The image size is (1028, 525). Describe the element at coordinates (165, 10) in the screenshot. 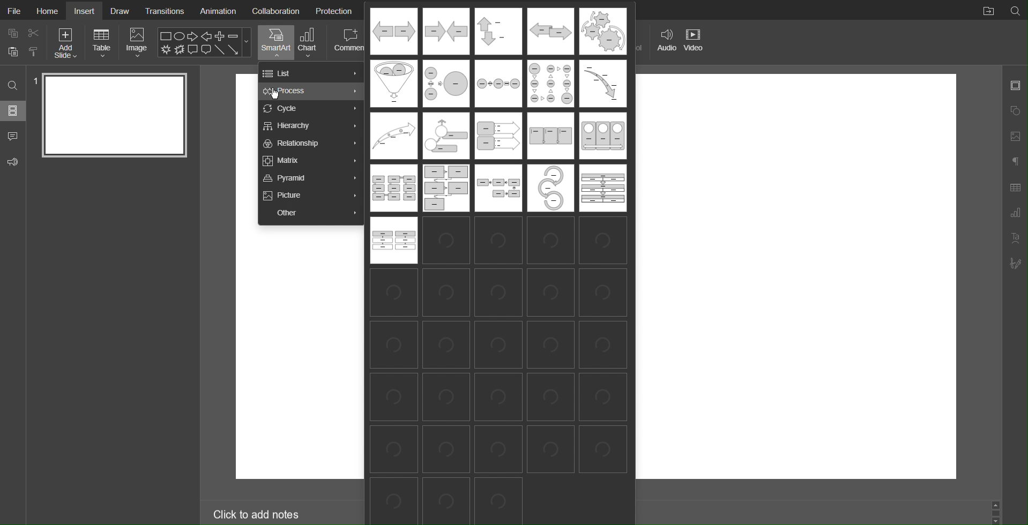

I see `Transitions` at that location.